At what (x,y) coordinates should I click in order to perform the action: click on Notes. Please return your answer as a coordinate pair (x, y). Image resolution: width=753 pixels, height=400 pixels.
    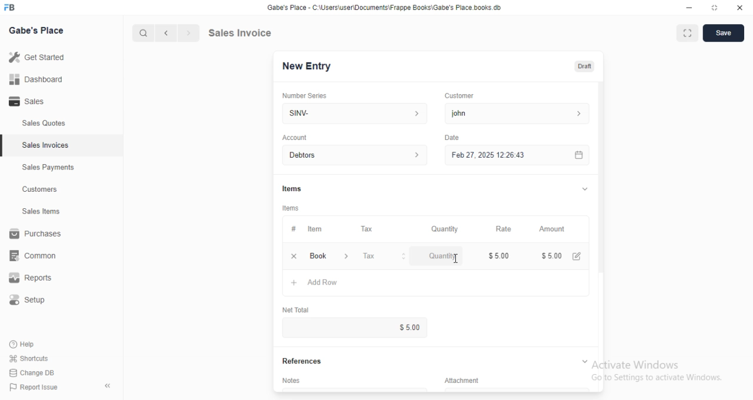
    Looking at the image, I should click on (291, 379).